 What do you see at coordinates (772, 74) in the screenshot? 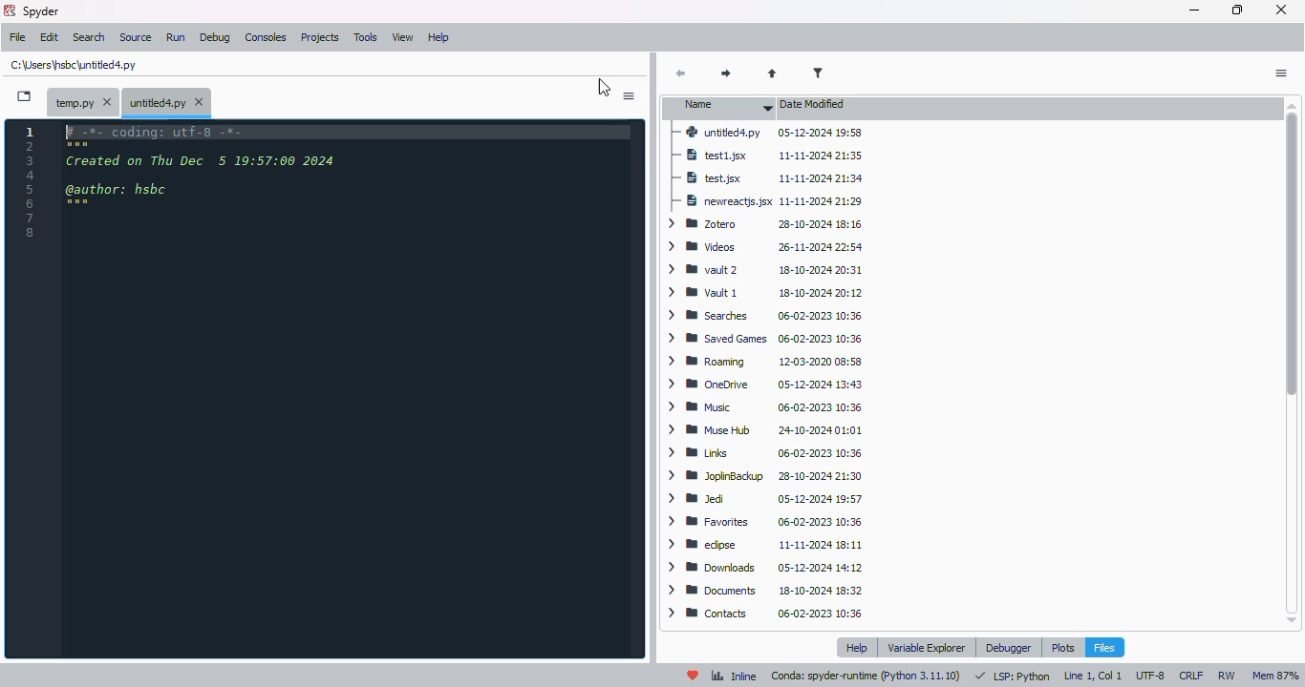
I see `parent` at bounding box center [772, 74].